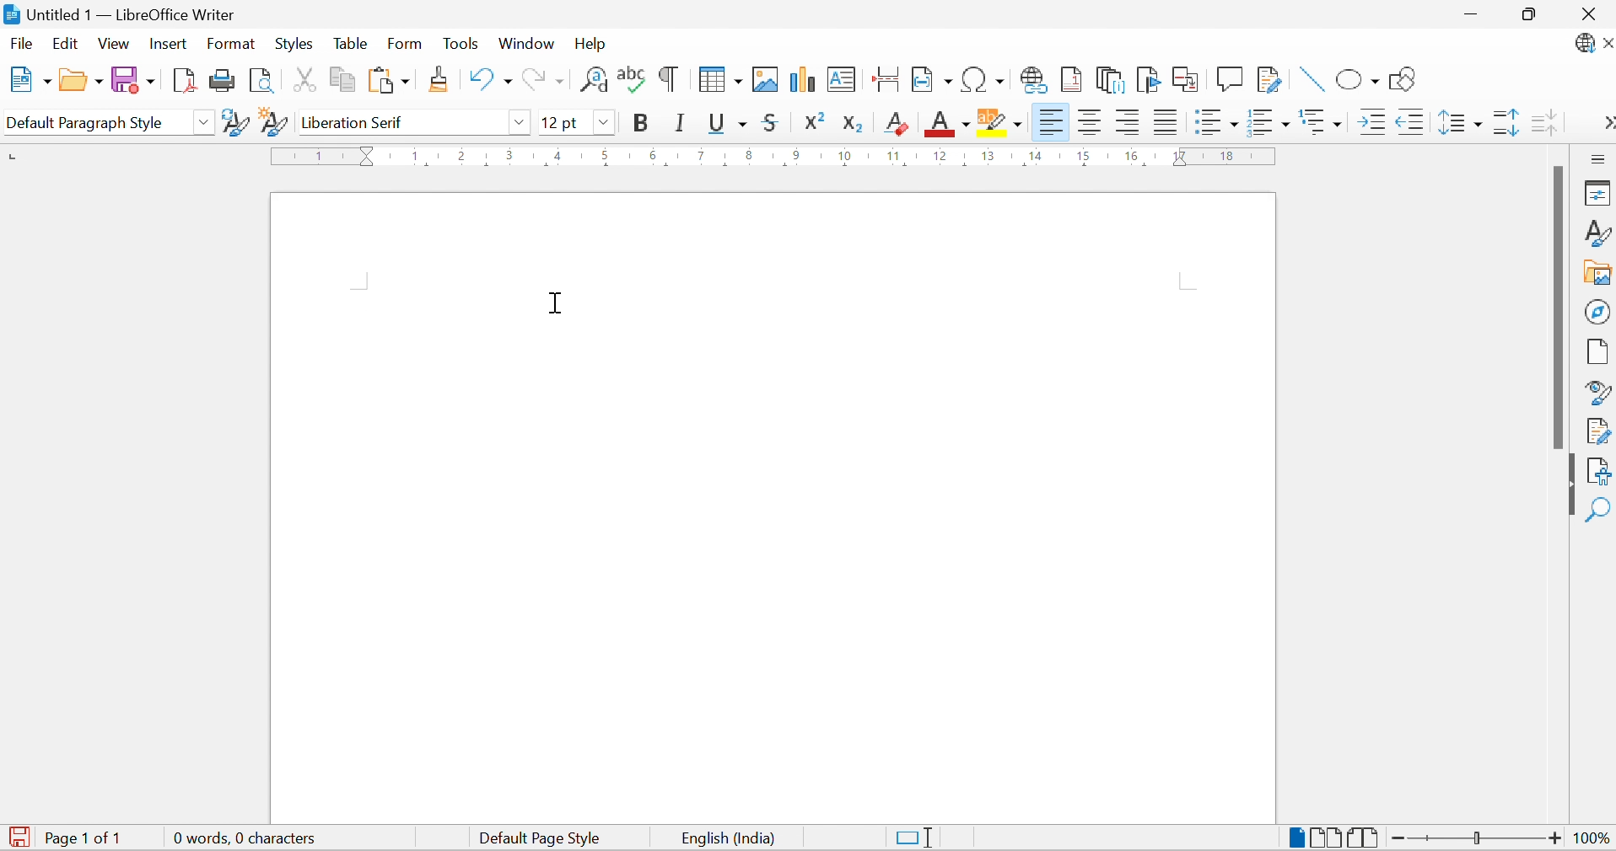 Image resolution: width=1616 pixels, height=851 pixels. Describe the element at coordinates (247, 838) in the screenshot. I see `0 words, 0 characters` at that location.